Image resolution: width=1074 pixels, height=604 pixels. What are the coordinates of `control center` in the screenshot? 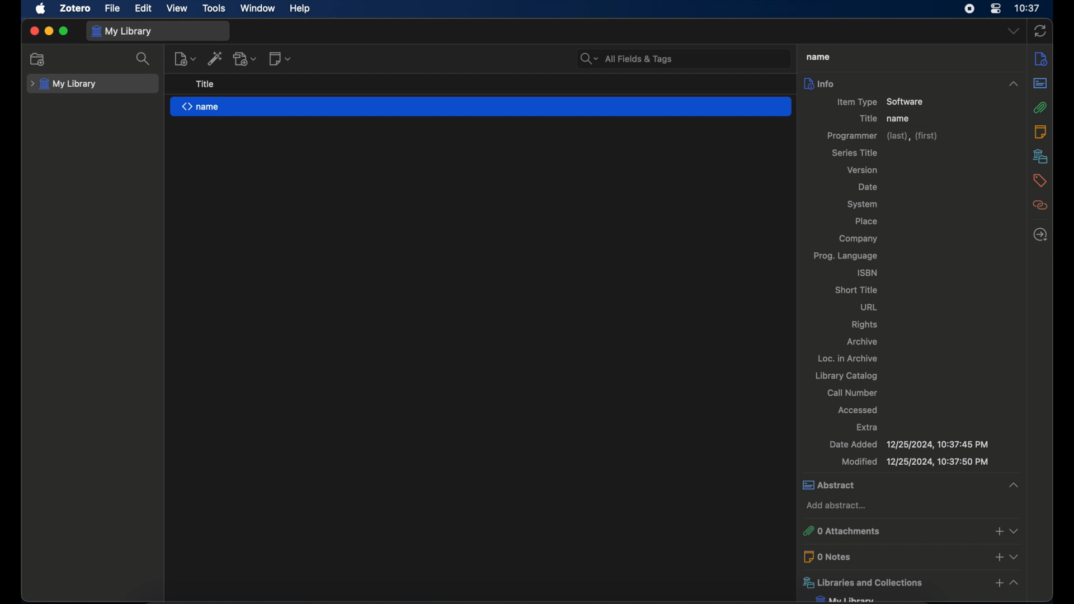 It's located at (996, 10).